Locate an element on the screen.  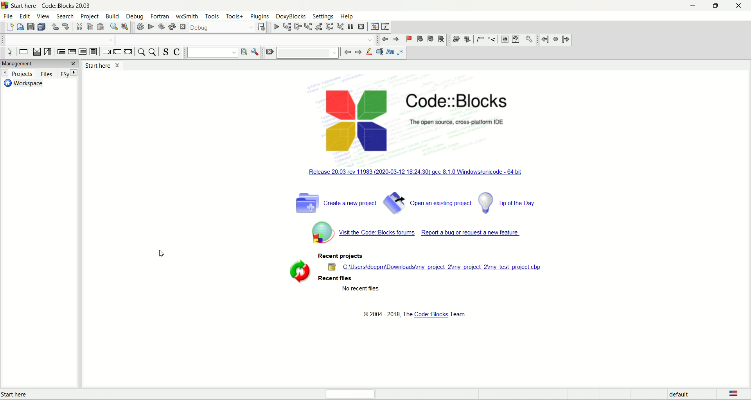
open an existing project is located at coordinates (428, 202).